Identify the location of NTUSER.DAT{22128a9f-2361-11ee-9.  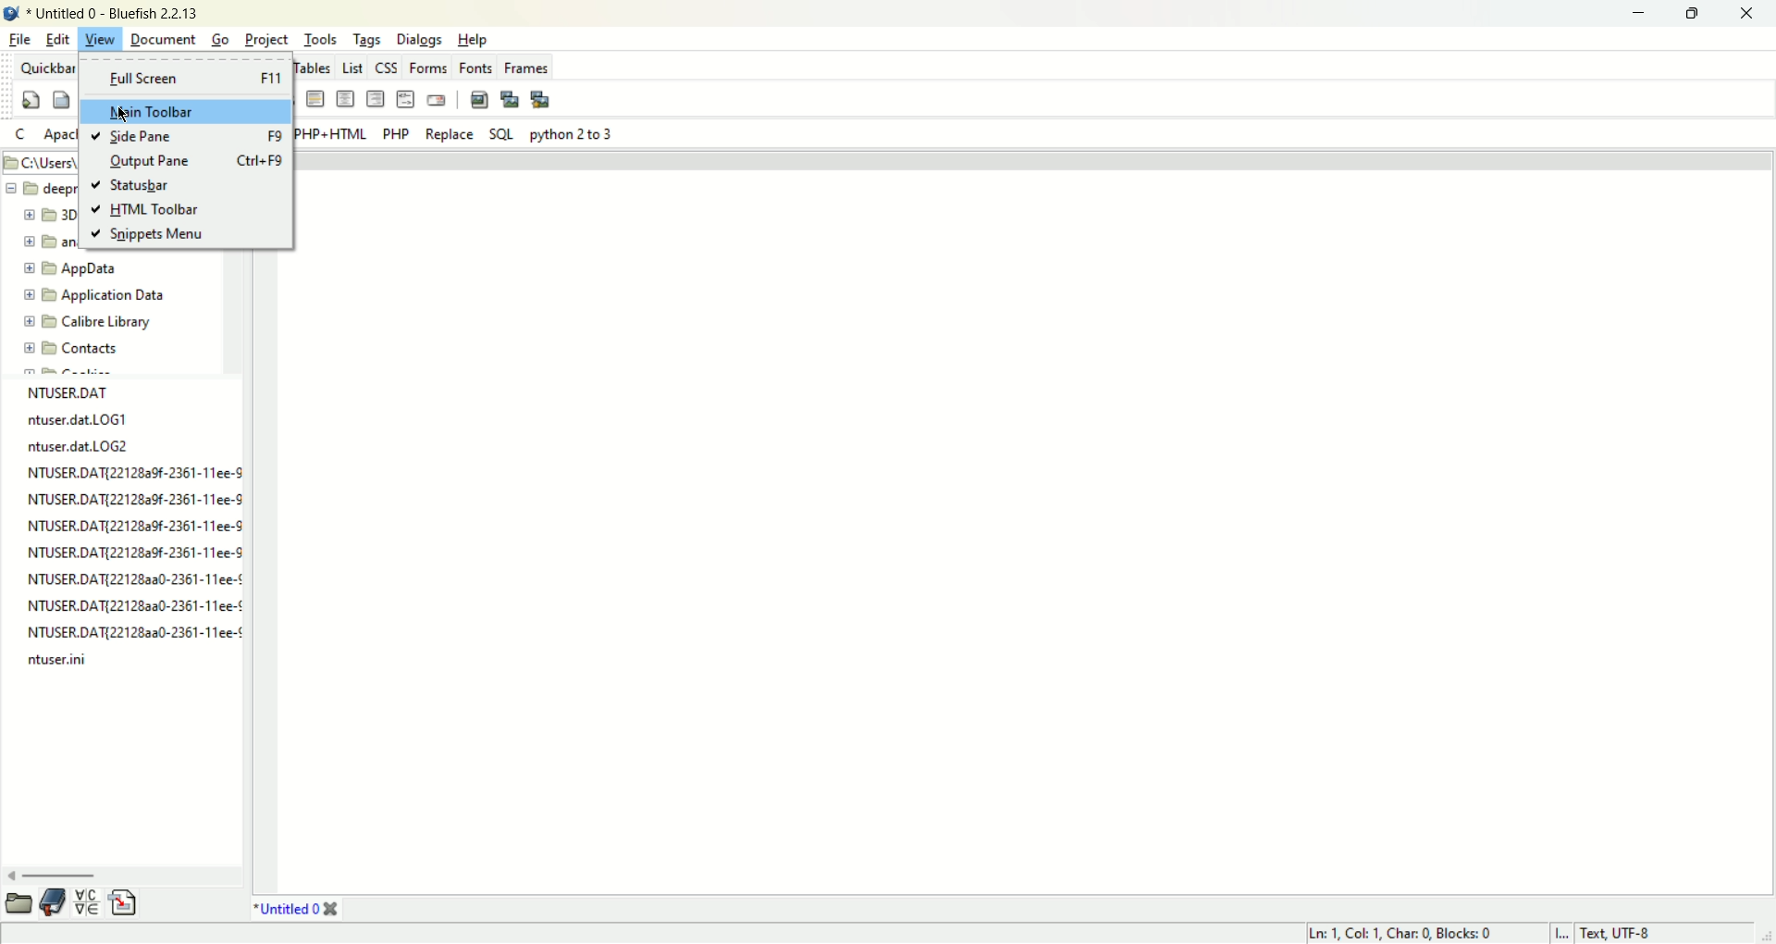
(135, 500).